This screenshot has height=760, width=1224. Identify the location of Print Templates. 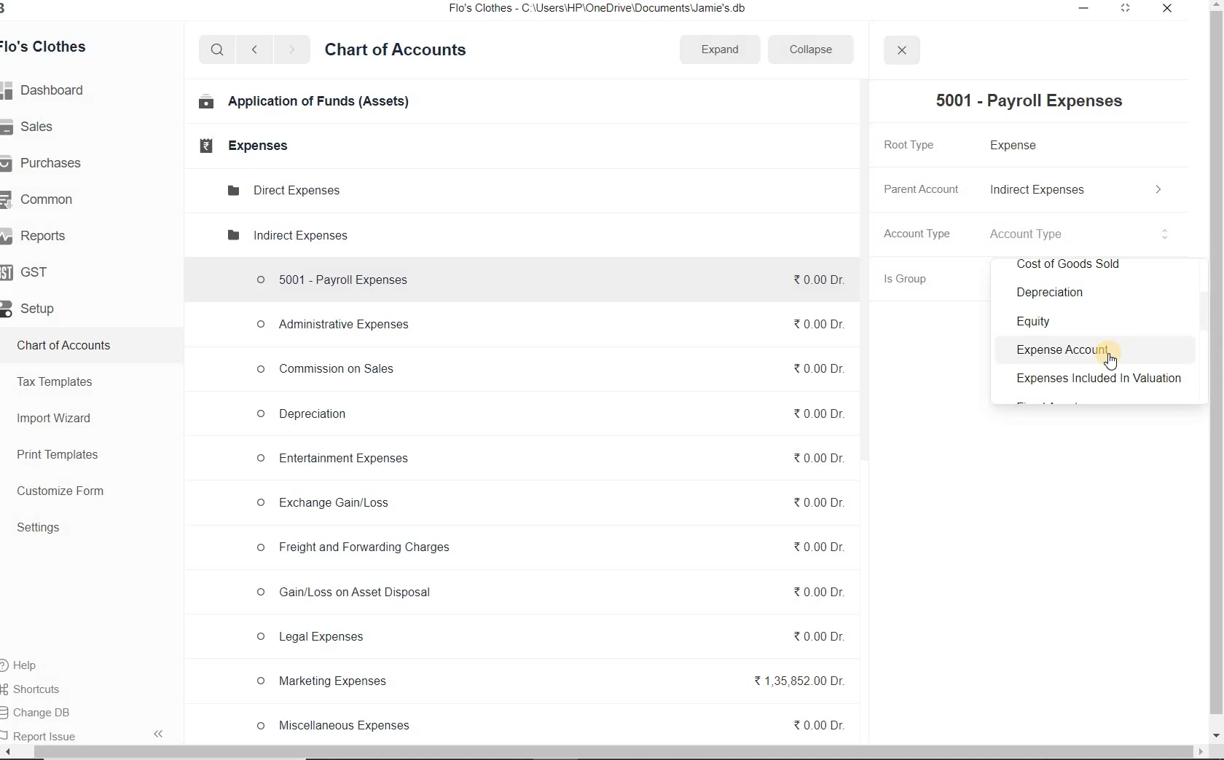
(60, 455).